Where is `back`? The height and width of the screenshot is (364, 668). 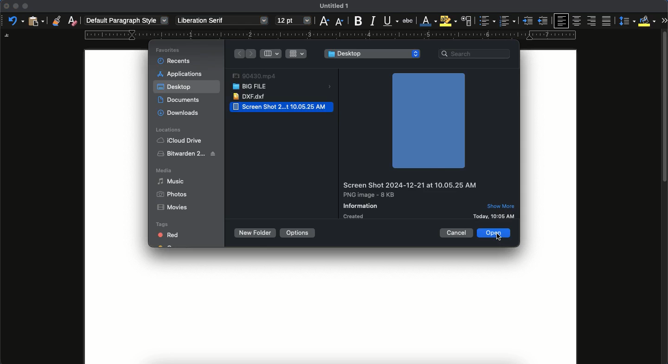 back is located at coordinates (239, 53).